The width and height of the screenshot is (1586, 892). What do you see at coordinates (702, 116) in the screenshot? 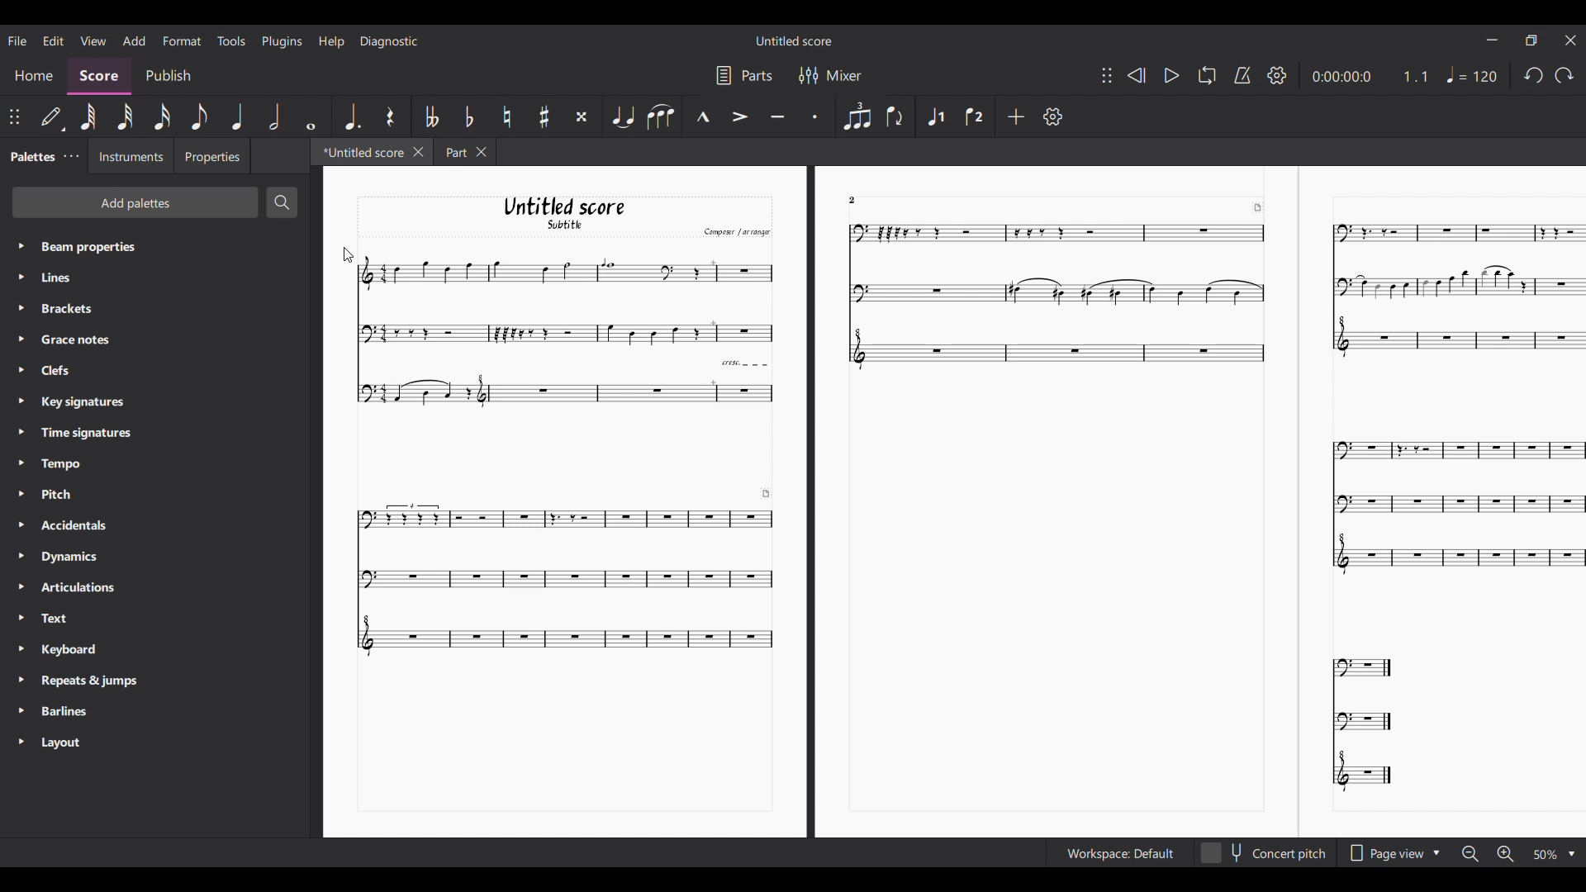
I see `Marcato` at bounding box center [702, 116].